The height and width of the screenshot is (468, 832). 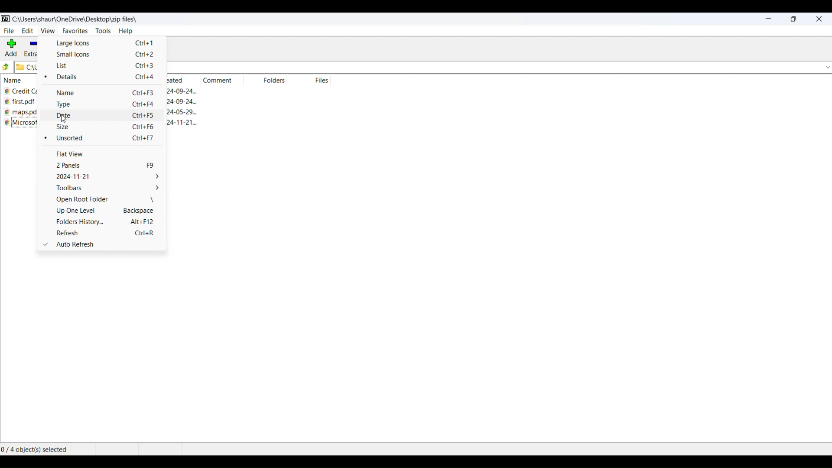 What do you see at coordinates (105, 44) in the screenshot?
I see `large icons` at bounding box center [105, 44].